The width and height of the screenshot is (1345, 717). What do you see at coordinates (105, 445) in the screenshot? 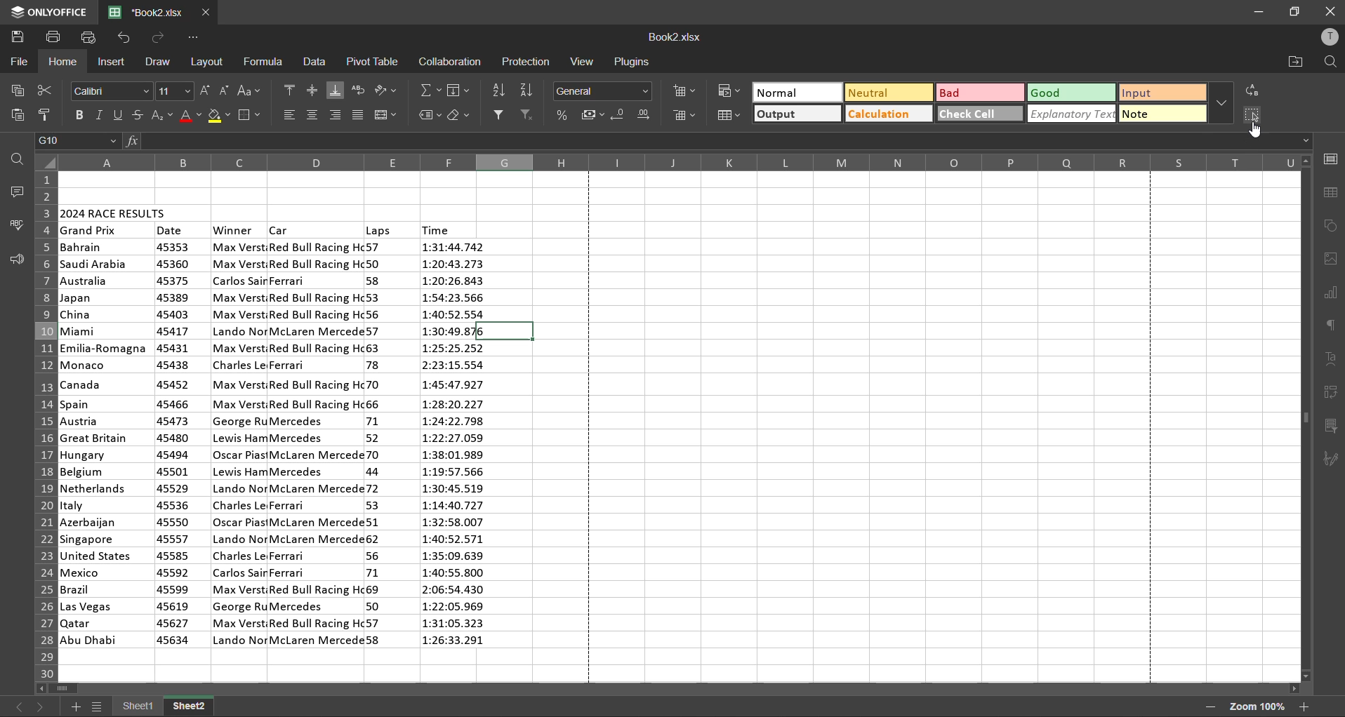
I see `Countries ` at bounding box center [105, 445].